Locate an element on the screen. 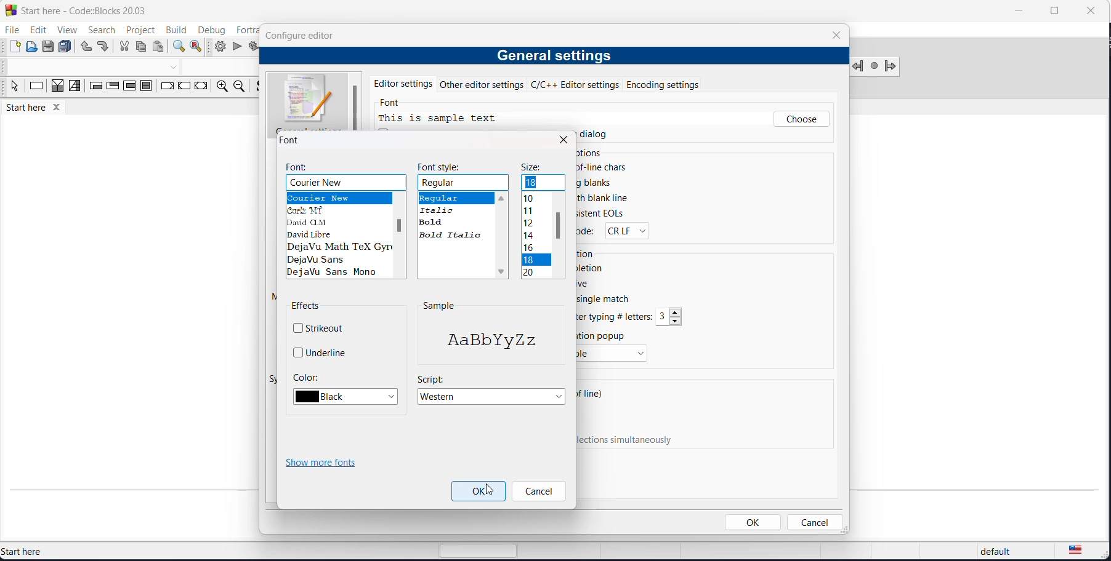  EOL modes options is located at coordinates (625, 231).